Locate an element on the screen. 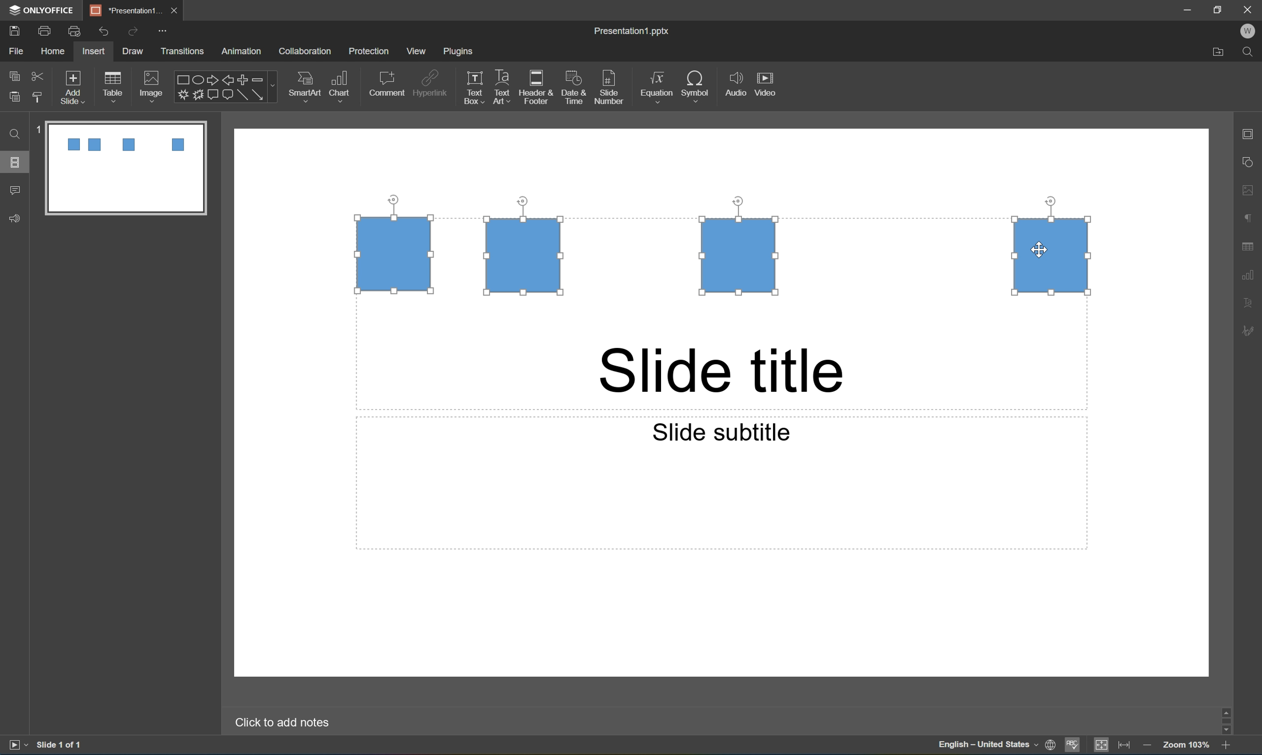 The width and height of the screenshot is (1262, 755). close is located at coordinates (1249, 9).